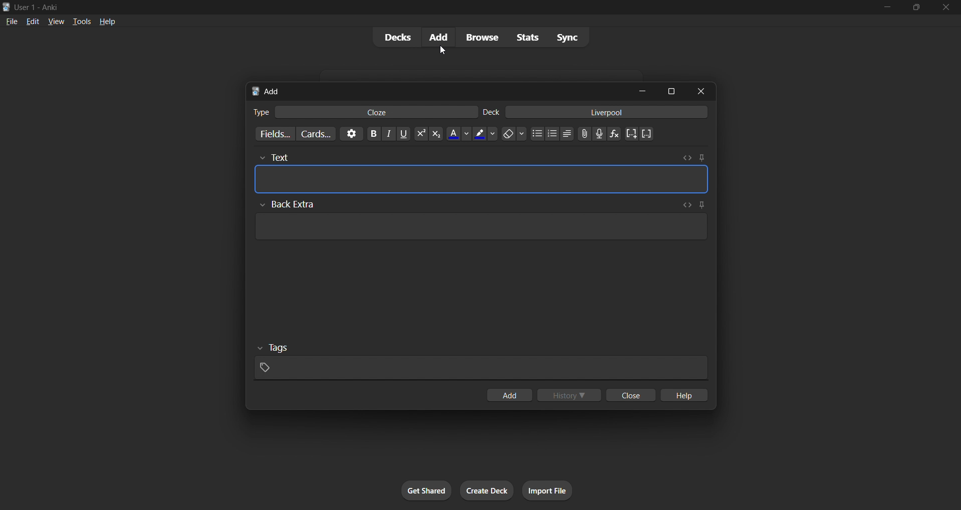 This screenshot has height=510, width=961. What do you see at coordinates (479, 37) in the screenshot?
I see `browse` at bounding box center [479, 37].